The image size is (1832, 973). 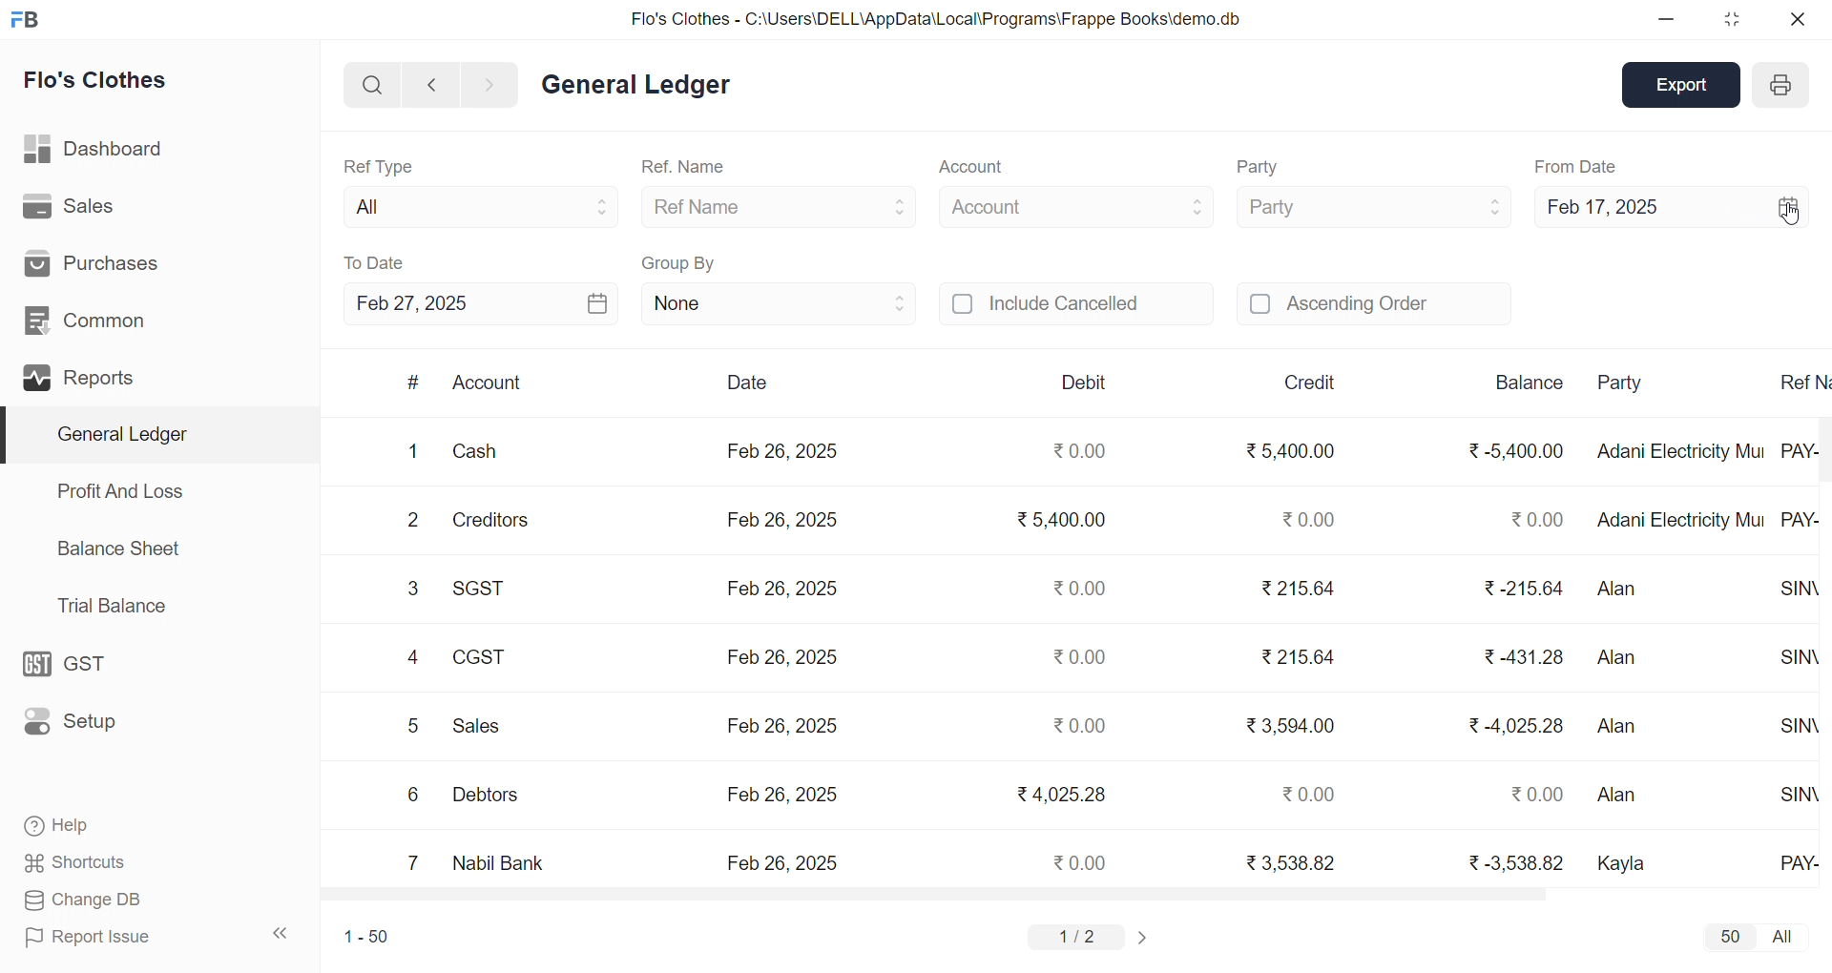 What do you see at coordinates (679, 260) in the screenshot?
I see `Group By` at bounding box center [679, 260].